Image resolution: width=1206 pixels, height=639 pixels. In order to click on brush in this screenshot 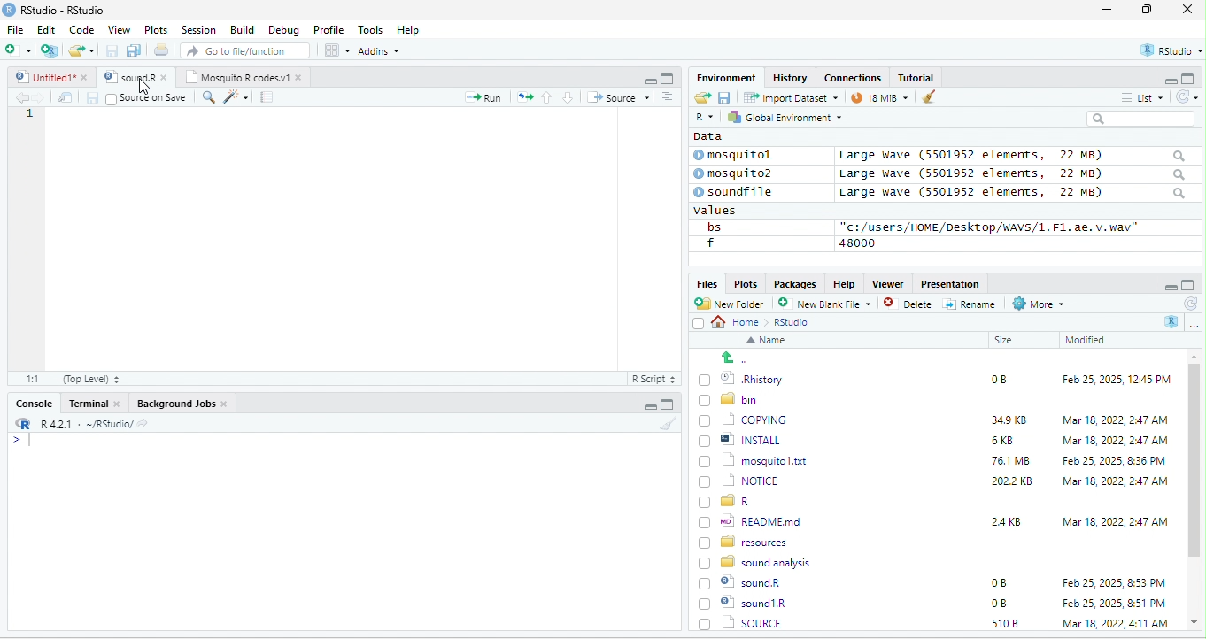, I will do `click(670, 424)`.